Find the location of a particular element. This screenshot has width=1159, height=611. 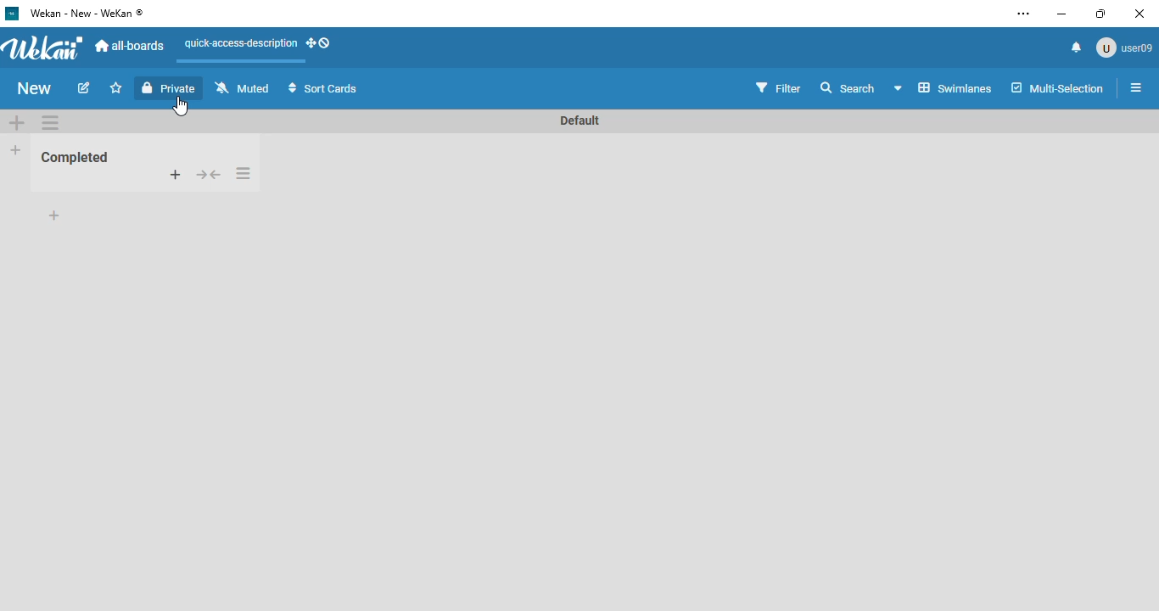

new (board name) is located at coordinates (35, 88).